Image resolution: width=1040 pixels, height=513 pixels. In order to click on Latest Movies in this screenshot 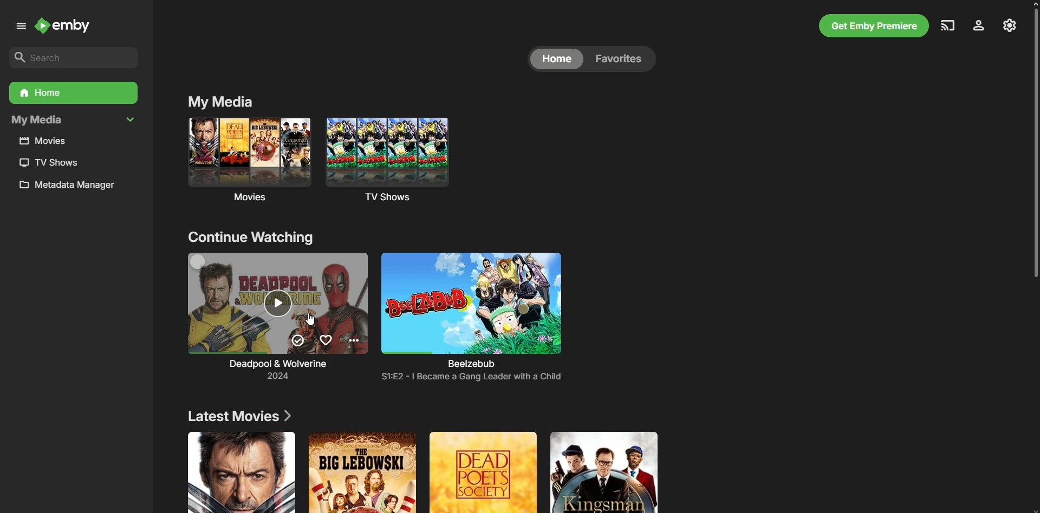, I will do `click(240, 417)`.